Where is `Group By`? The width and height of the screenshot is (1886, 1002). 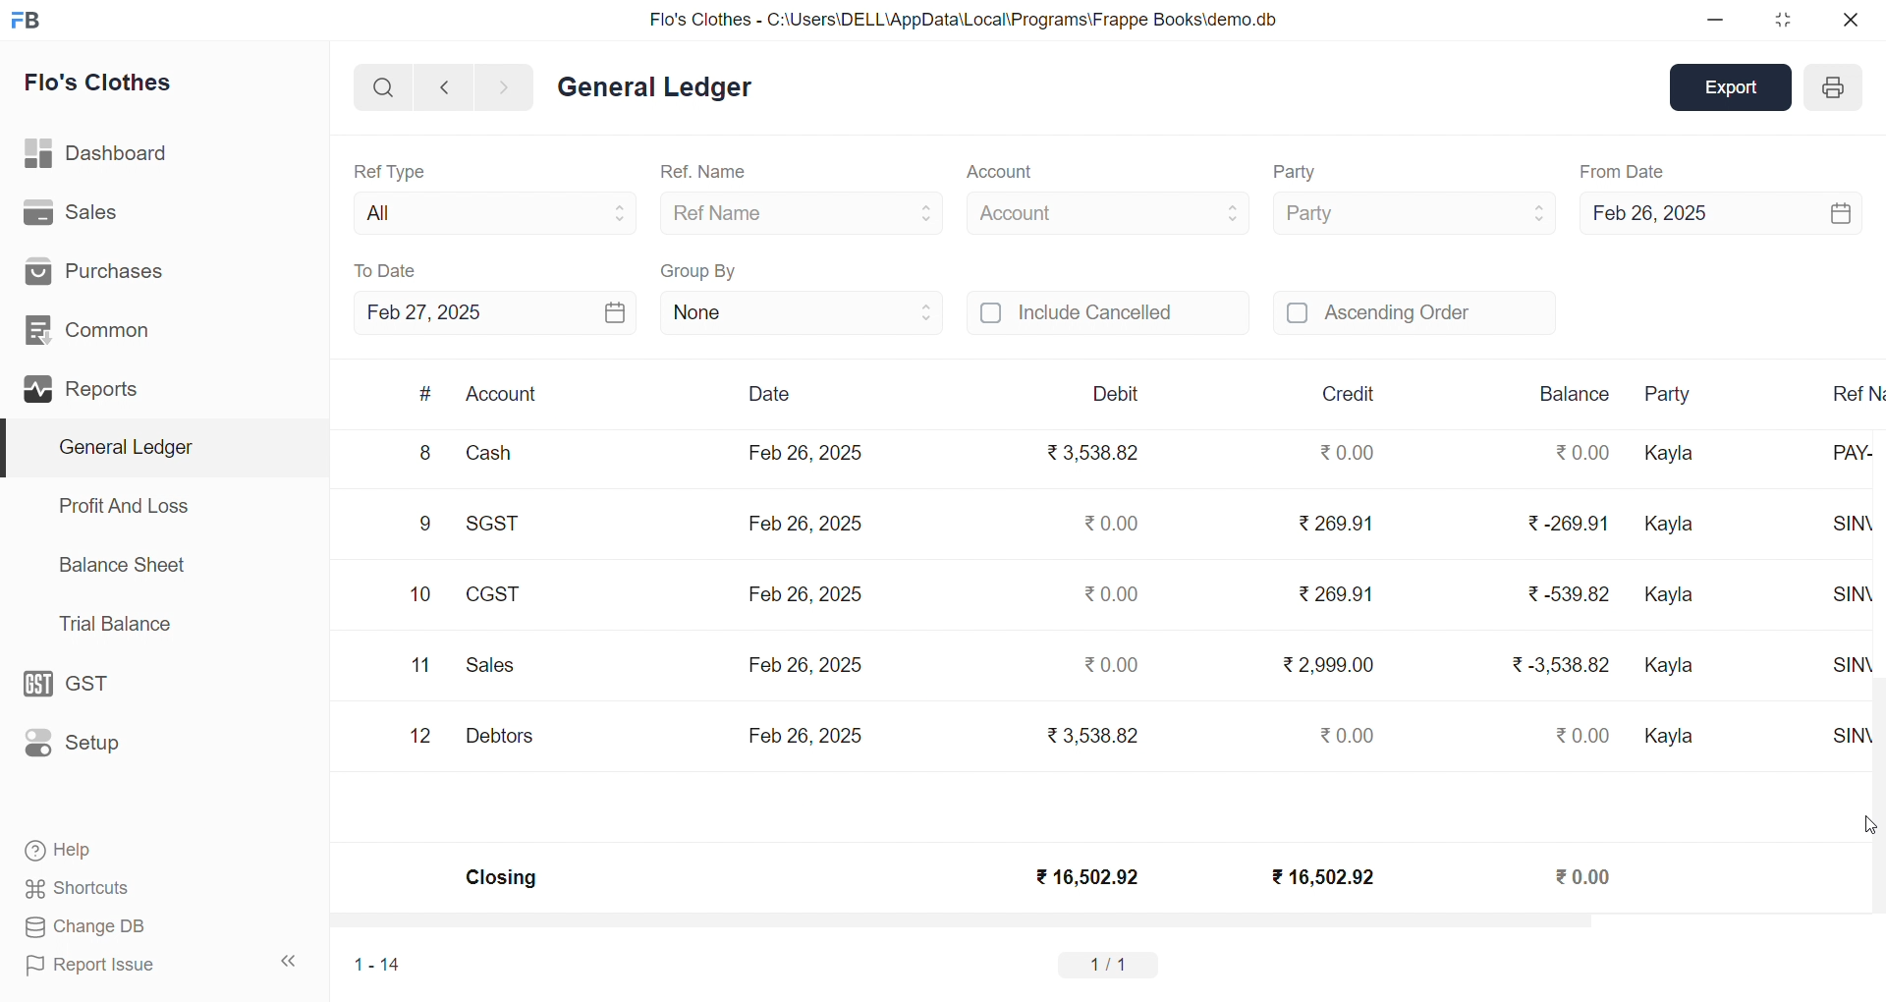 Group By is located at coordinates (699, 268).